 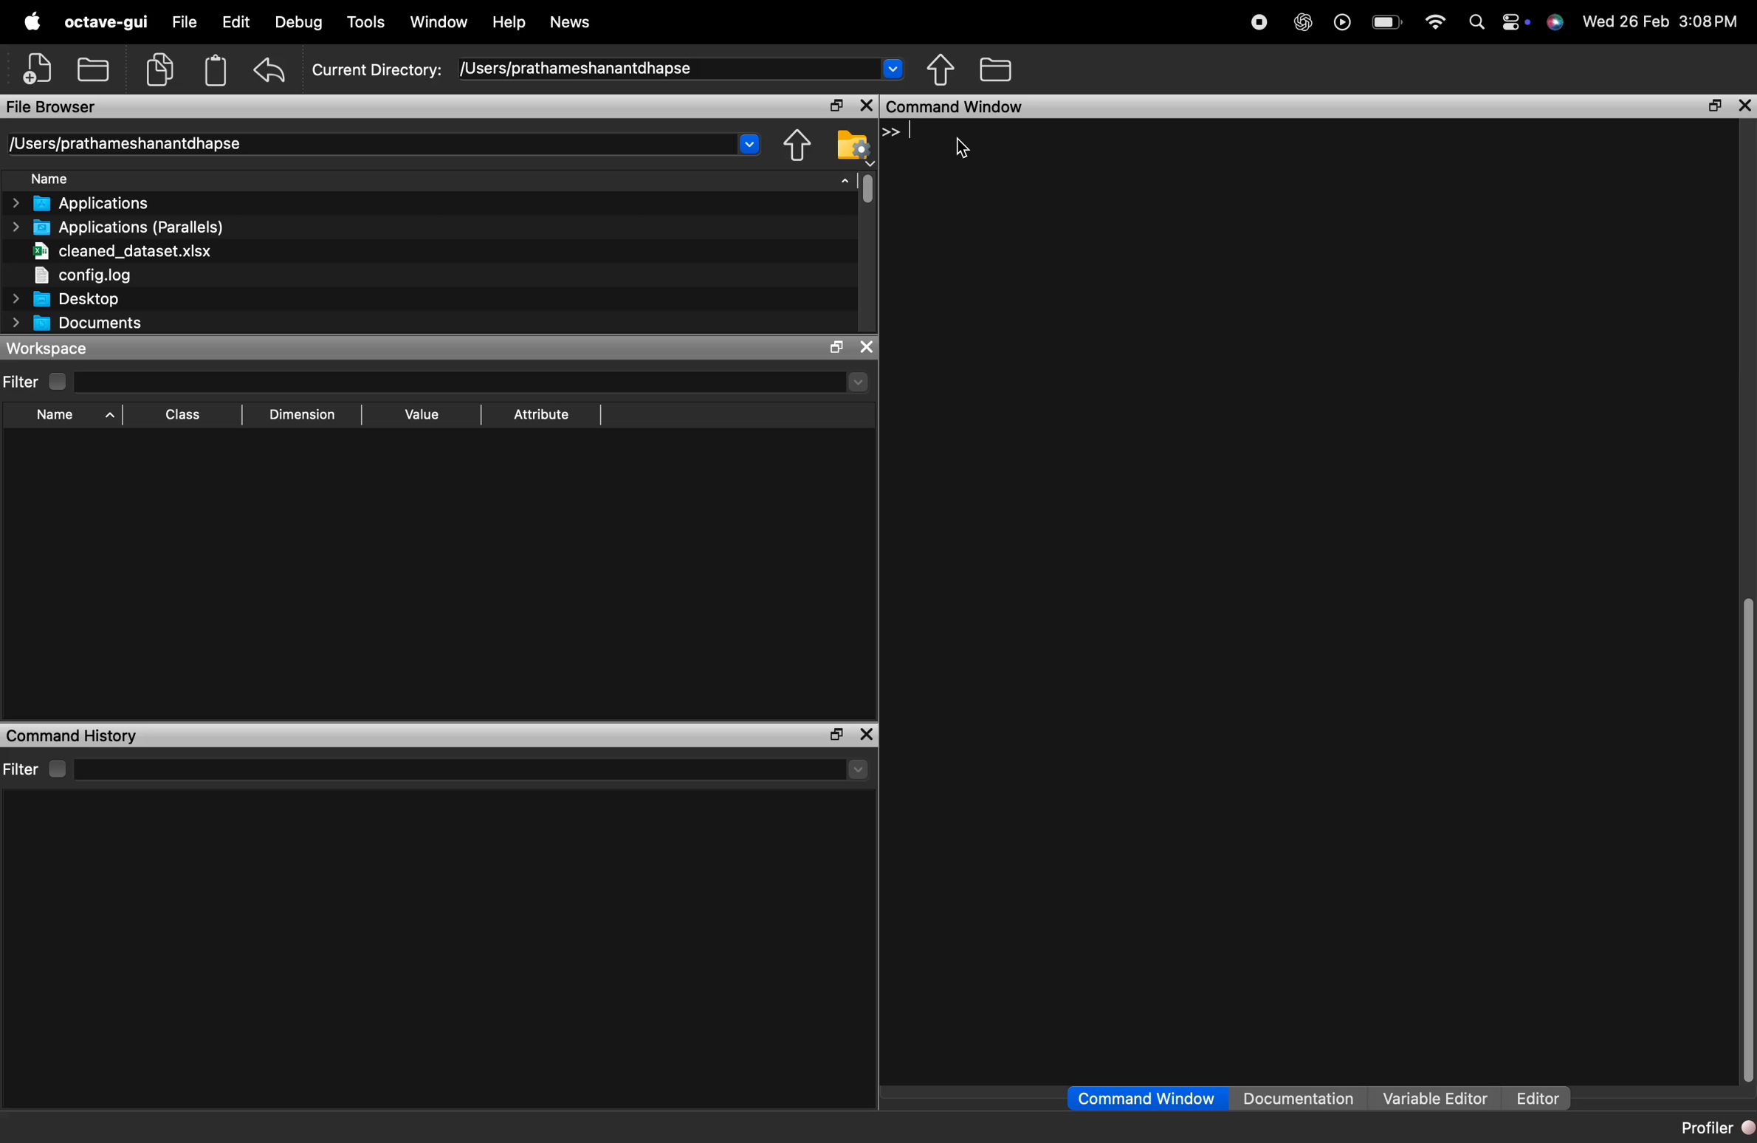 I want to click on paste, so click(x=213, y=71).